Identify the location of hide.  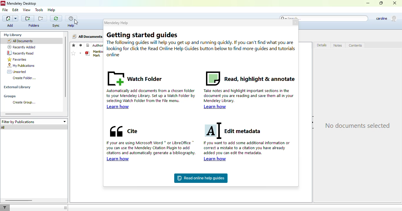
(313, 122).